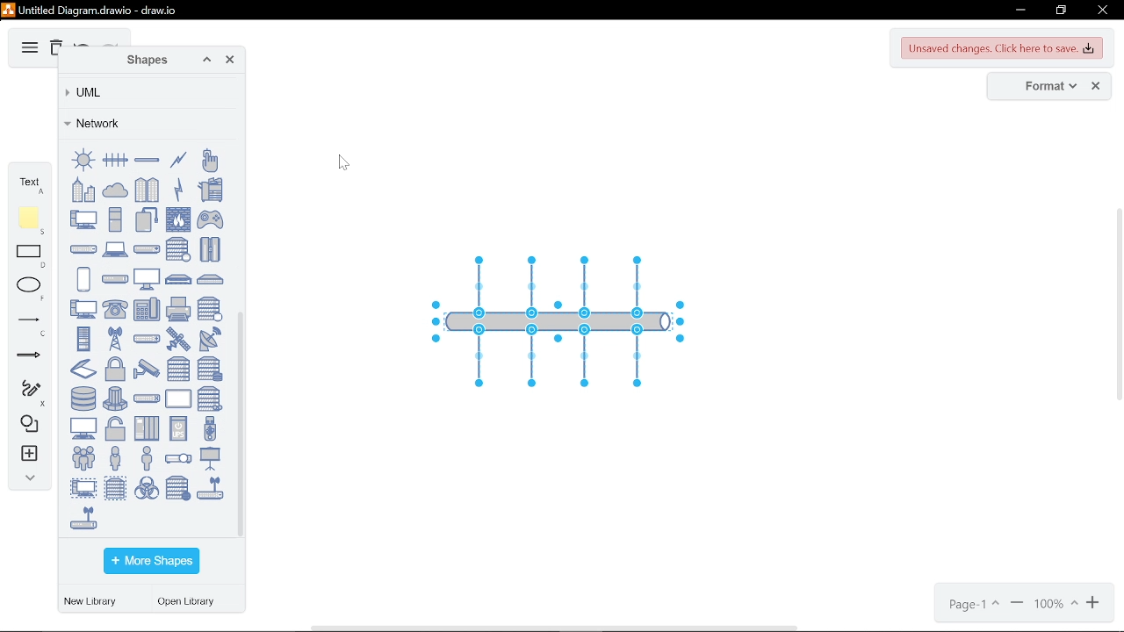 This screenshot has width=1124, height=632. I want to click on user male, so click(147, 457).